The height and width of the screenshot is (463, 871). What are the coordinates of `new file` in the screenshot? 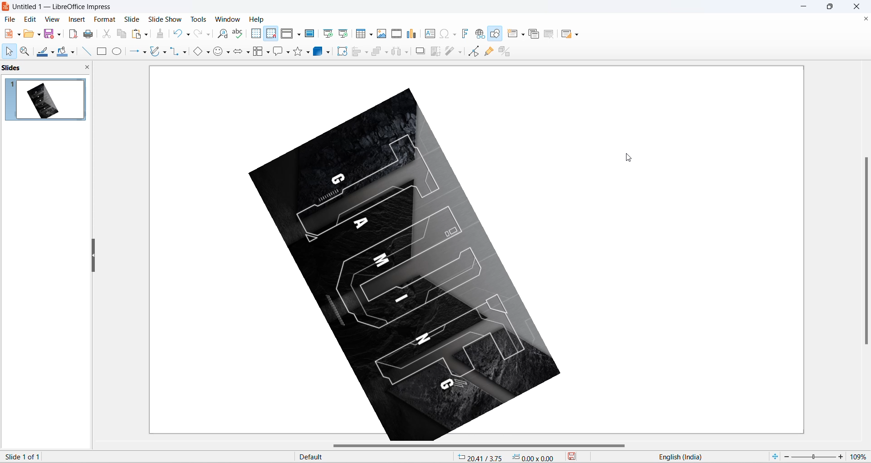 It's located at (9, 34).